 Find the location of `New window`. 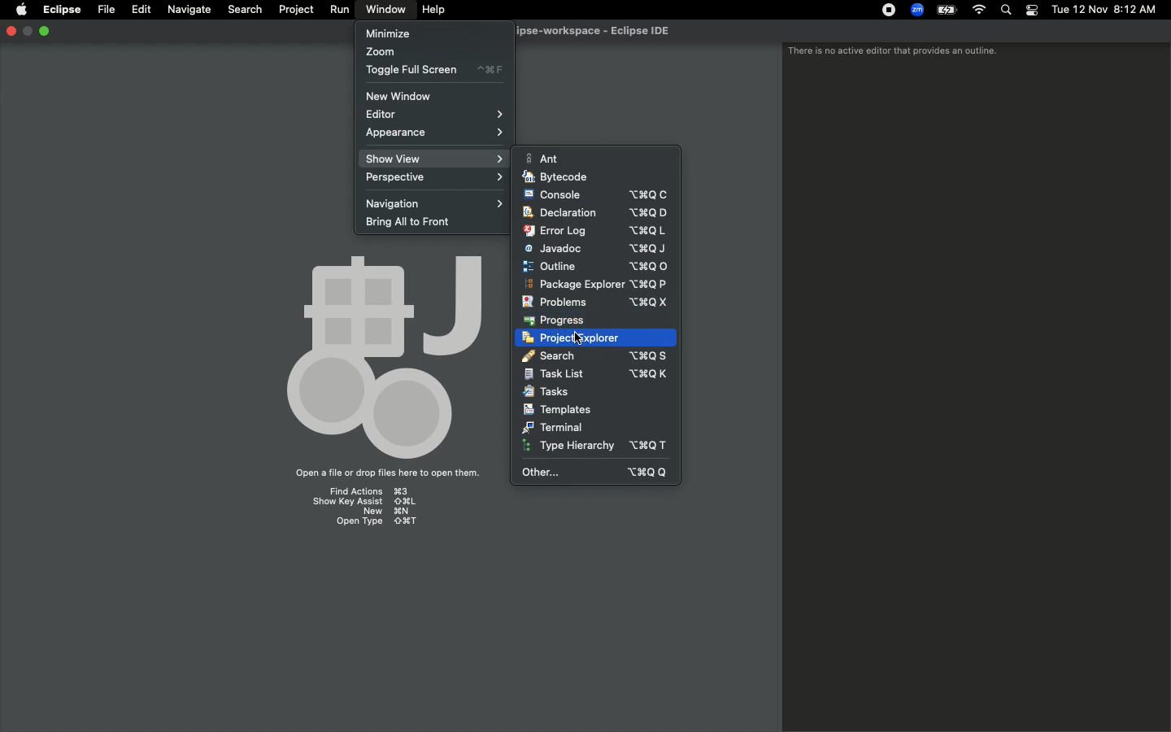

New window is located at coordinates (407, 96).